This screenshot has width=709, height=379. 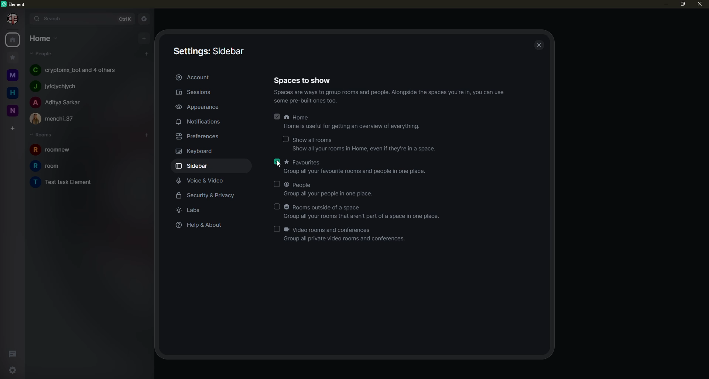 I want to click on favorites, so click(x=357, y=166).